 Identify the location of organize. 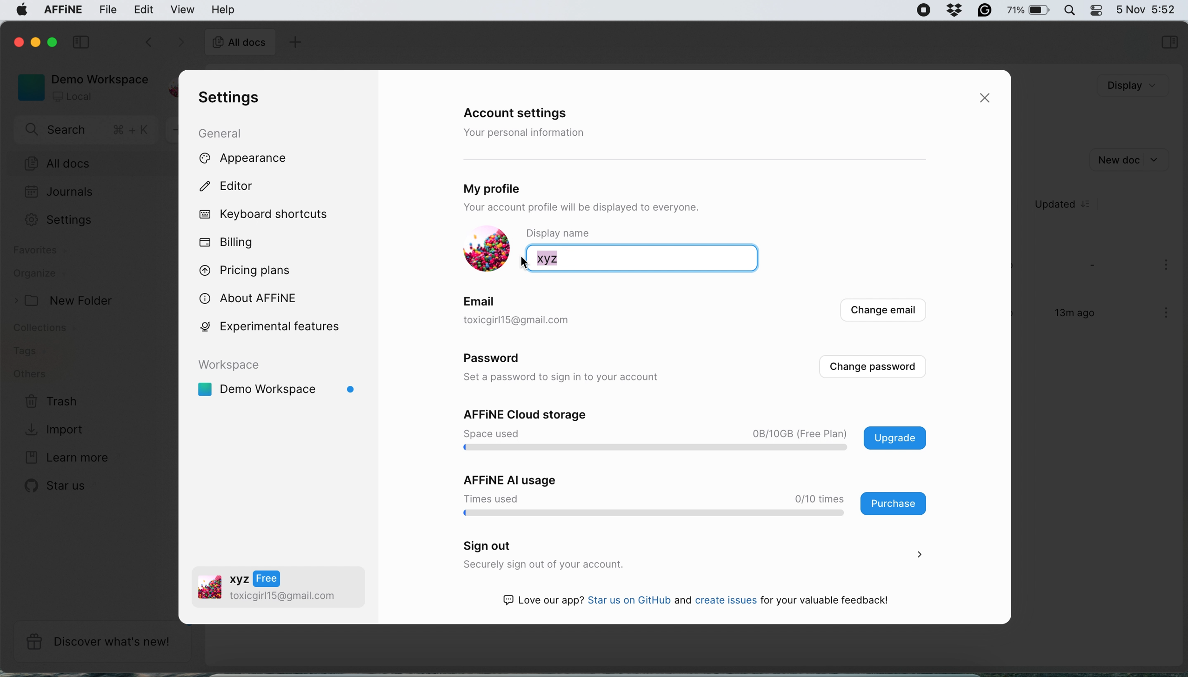
(39, 275).